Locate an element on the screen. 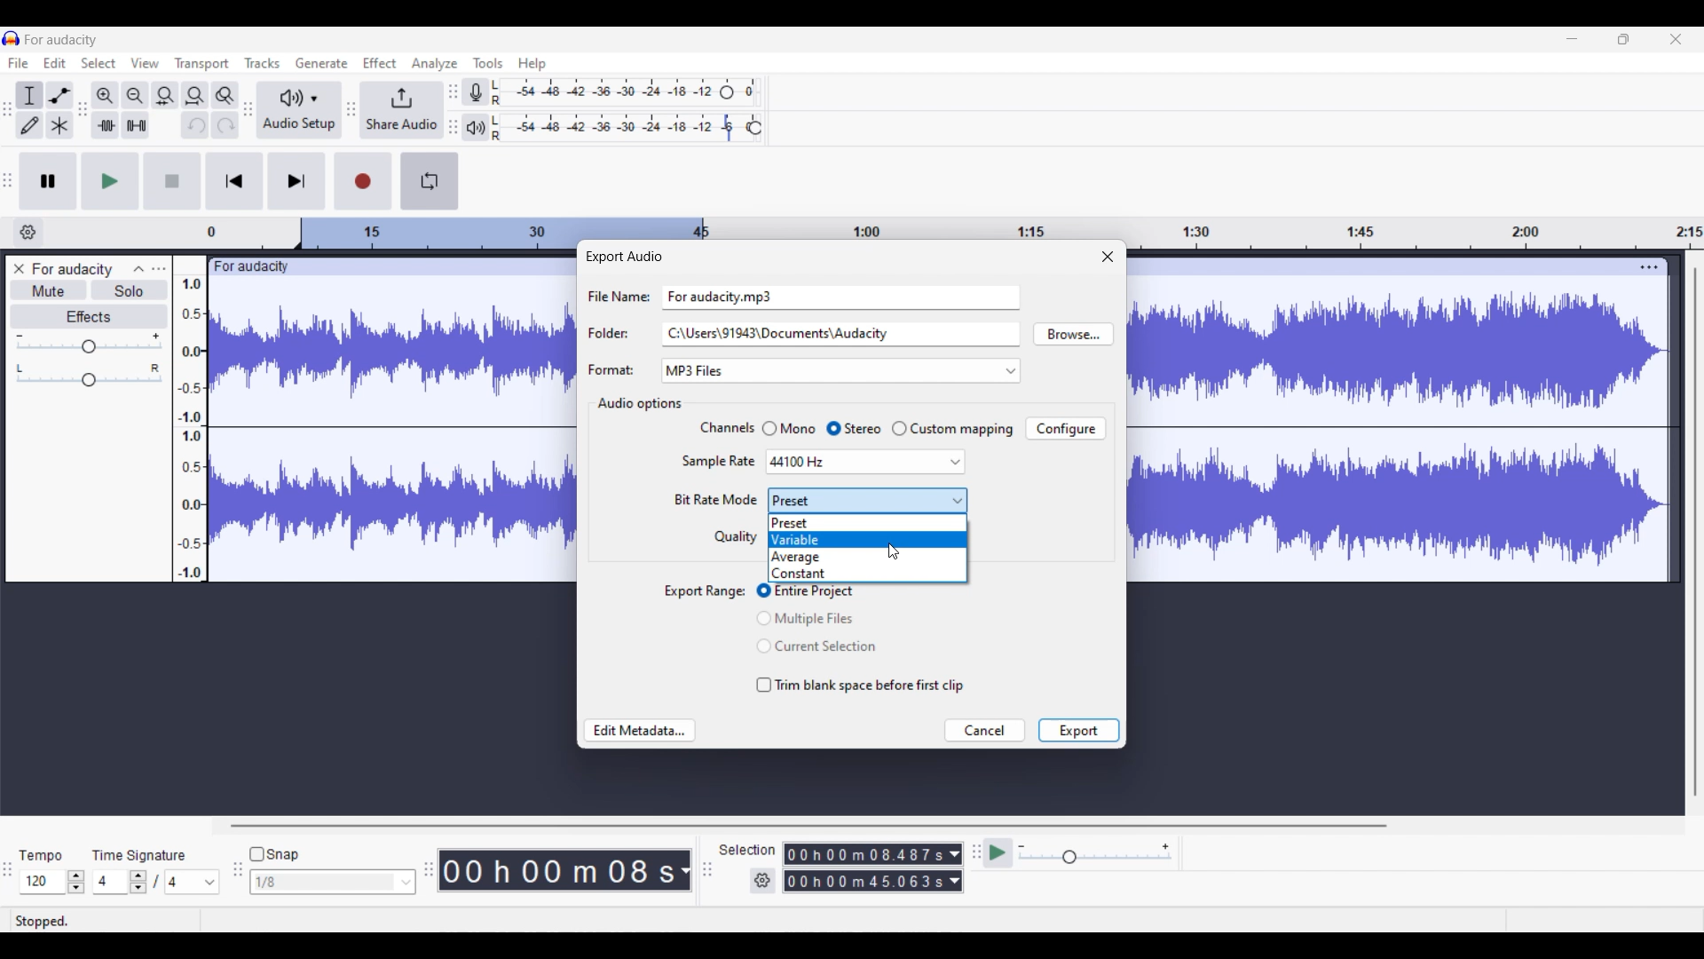  Close track is located at coordinates (20, 268).